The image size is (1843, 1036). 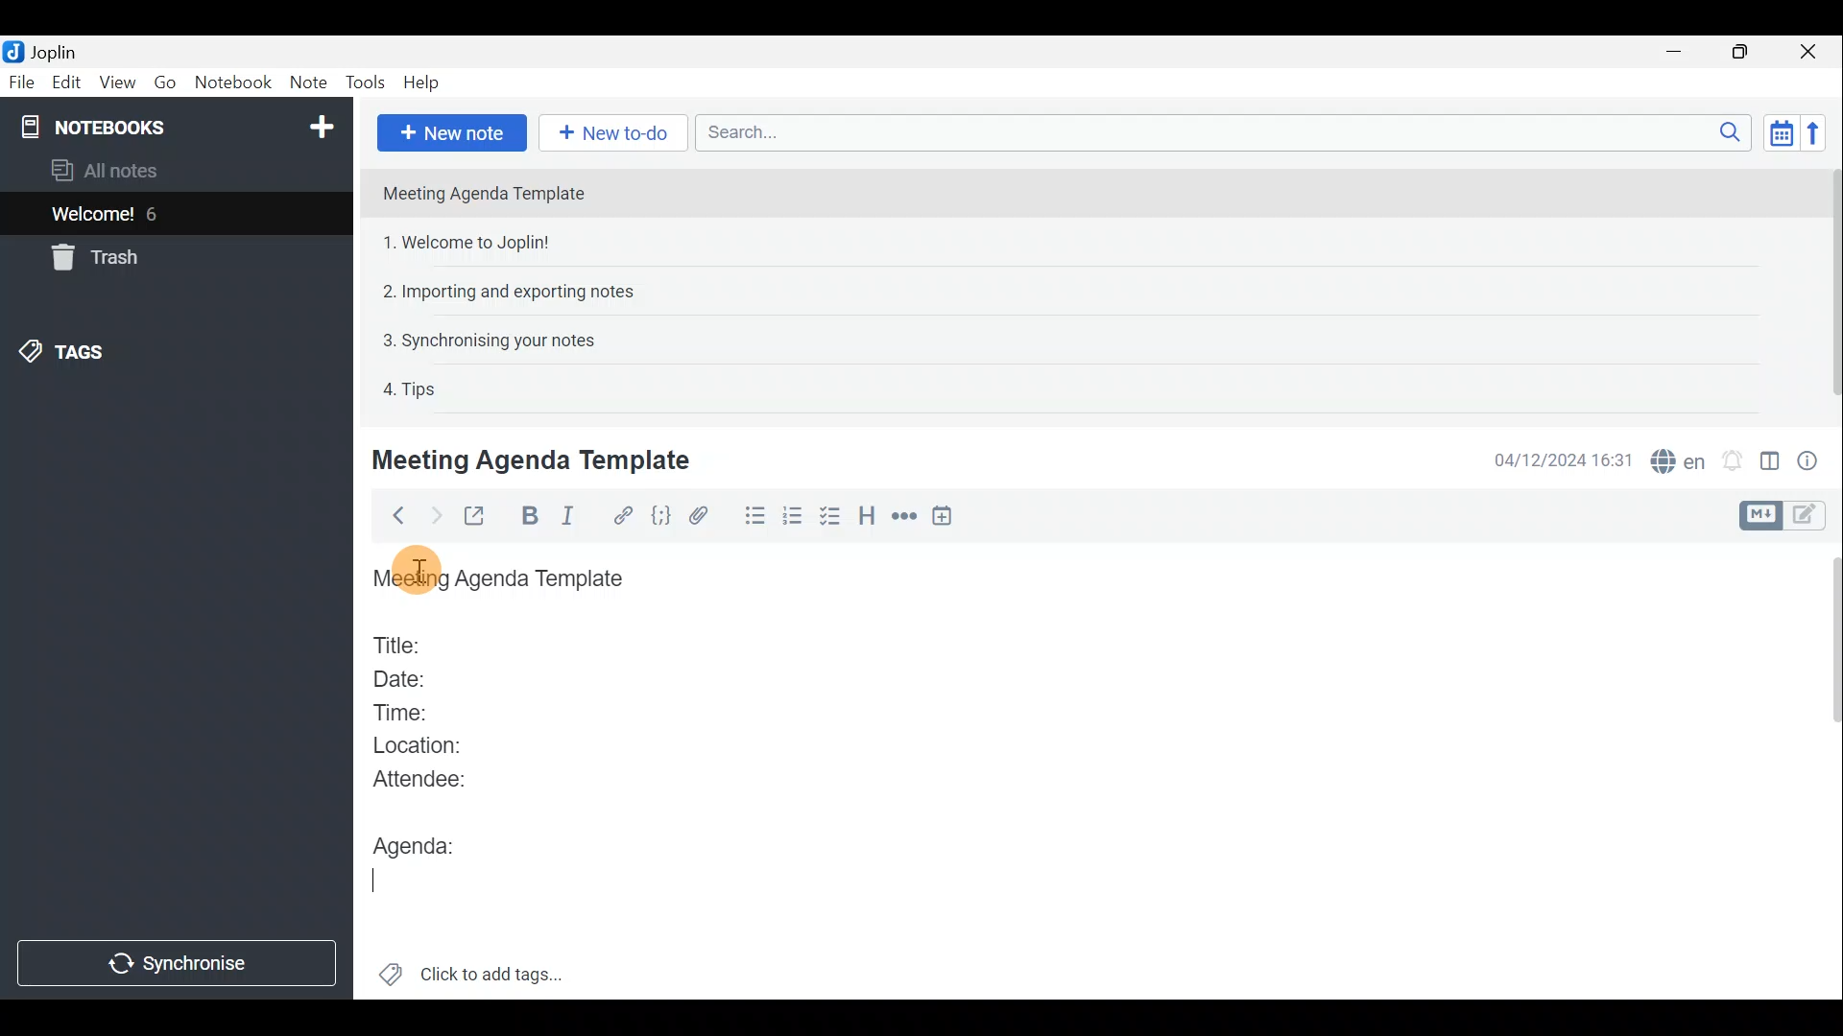 What do you see at coordinates (1809, 53) in the screenshot?
I see `Close` at bounding box center [1809, 53].